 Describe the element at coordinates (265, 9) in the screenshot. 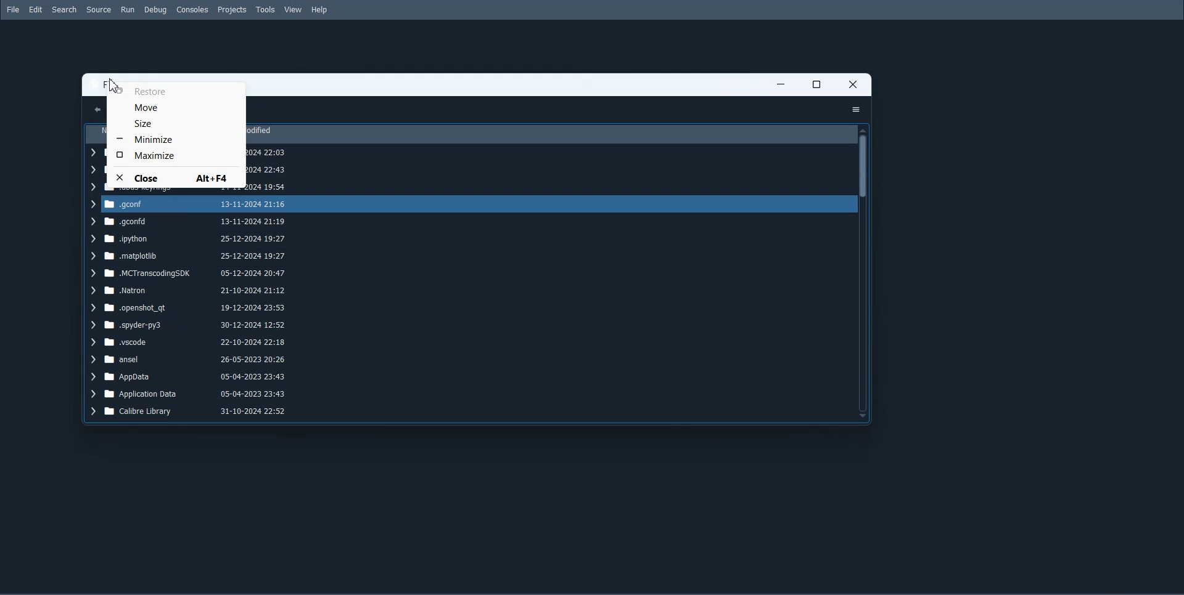

I see `Tools` at that location.